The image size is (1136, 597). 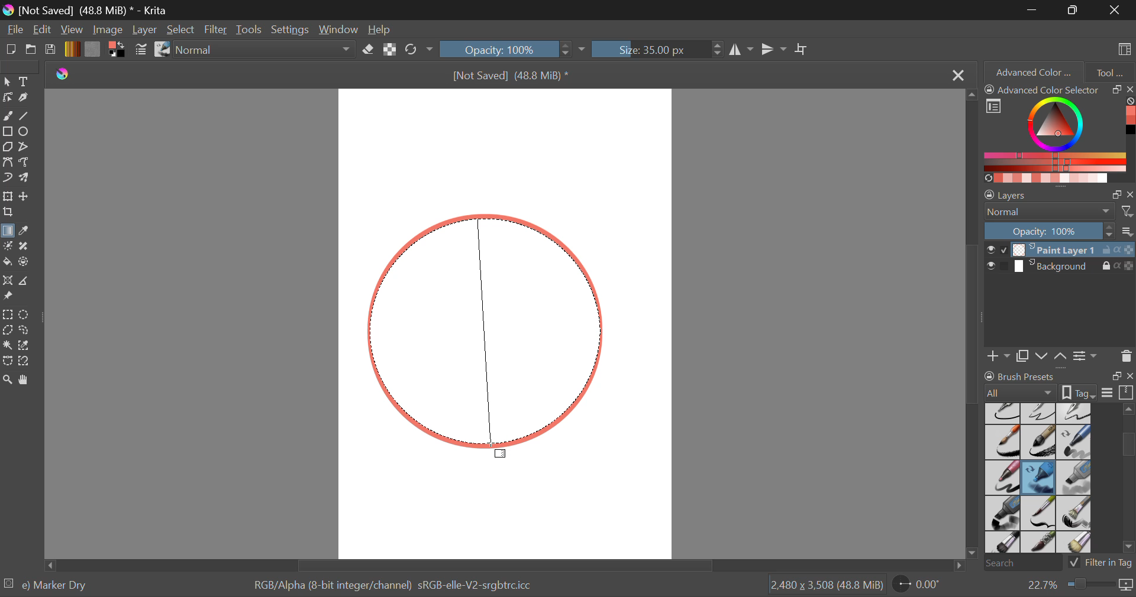 I want to click on Polyline Tool, so click(x=25, y=147).